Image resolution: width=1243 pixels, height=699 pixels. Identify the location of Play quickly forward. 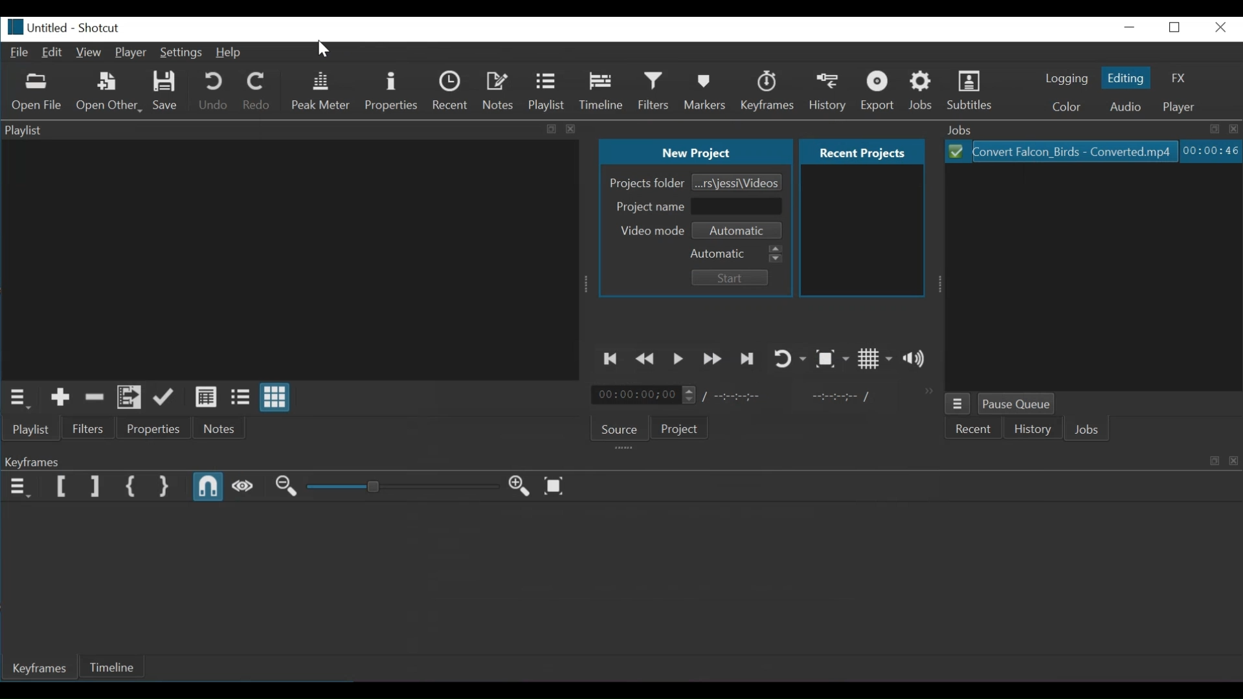
(711, 359).